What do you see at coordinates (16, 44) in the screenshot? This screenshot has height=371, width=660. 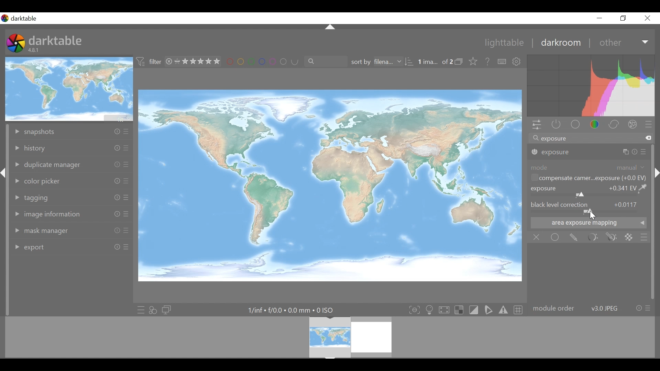 I see `darktable desktop icon` at bounding box center [16, 44].